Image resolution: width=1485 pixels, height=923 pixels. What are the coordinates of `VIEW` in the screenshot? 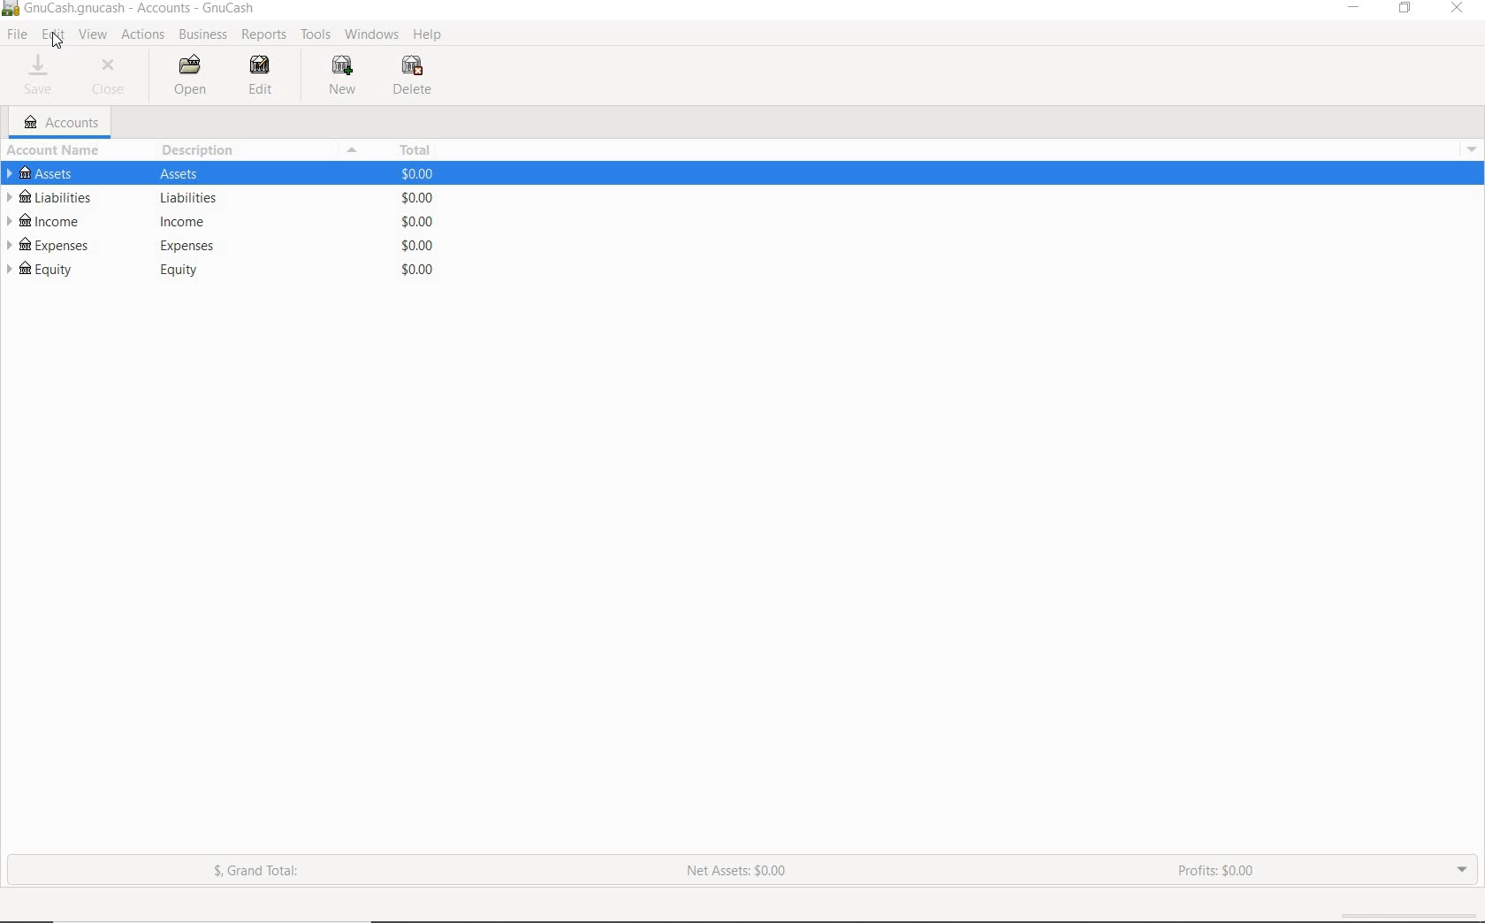 It's located at (94, 35).